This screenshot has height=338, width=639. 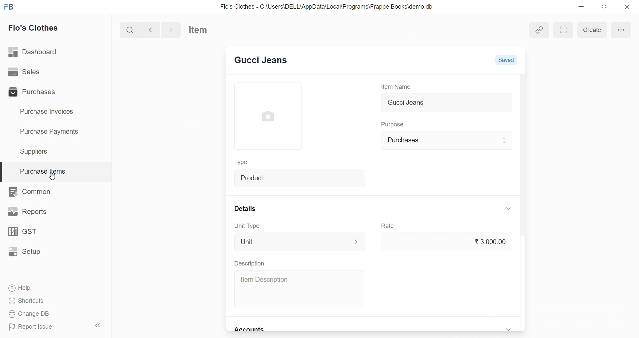 What do you see at coordinates (56, 169) in the screenshot?
I see `Purchase Items` at bounding box center [56, 169].